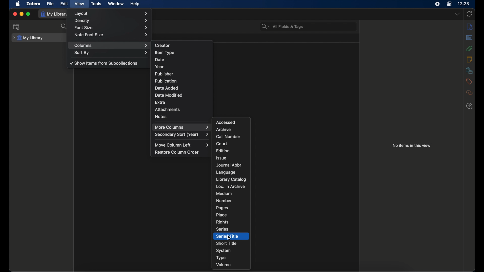  Describe the element at coordinates (160, 67) in the screenshot. I see `year` at that location.